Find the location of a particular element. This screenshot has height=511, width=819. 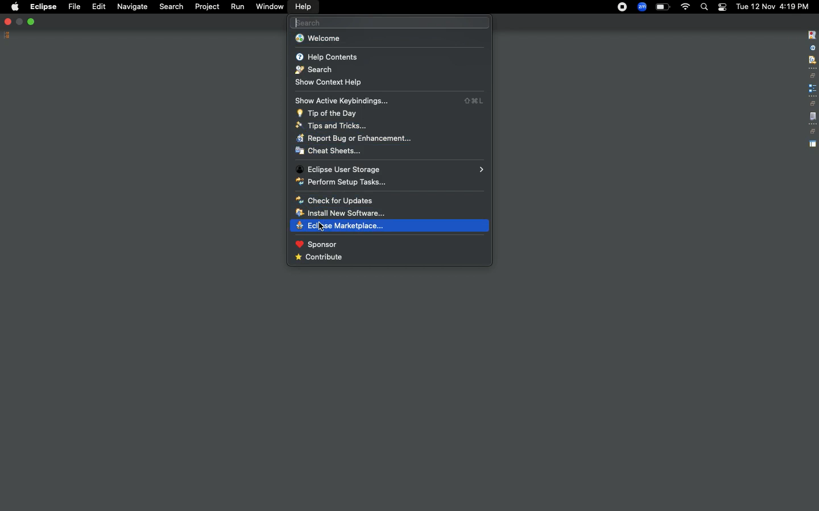

perspective is located at coordinates (813, 144).